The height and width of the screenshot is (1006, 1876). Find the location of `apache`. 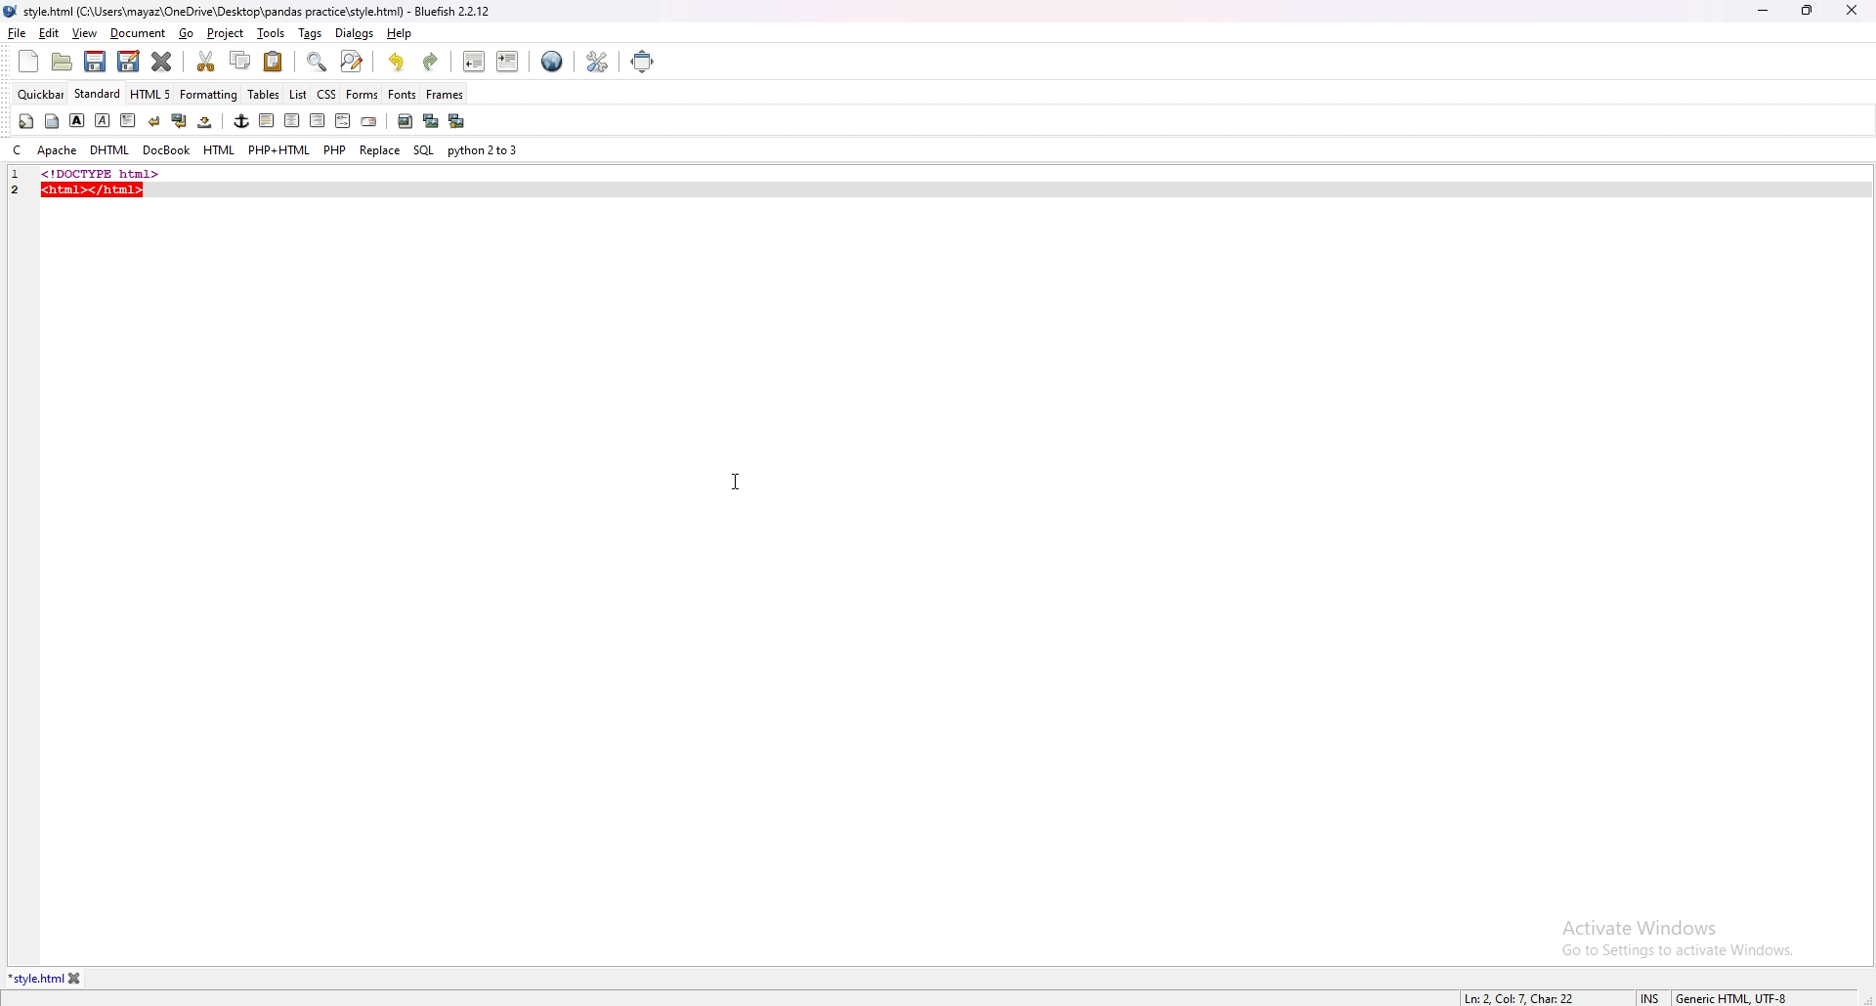

apache is located at coordinates (58, 150).